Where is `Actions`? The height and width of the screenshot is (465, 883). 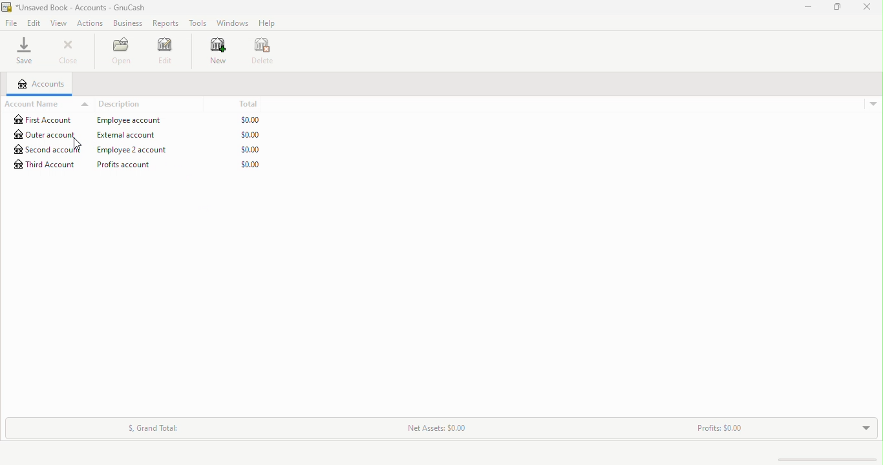 Actions is located at coordinates (90, 23).